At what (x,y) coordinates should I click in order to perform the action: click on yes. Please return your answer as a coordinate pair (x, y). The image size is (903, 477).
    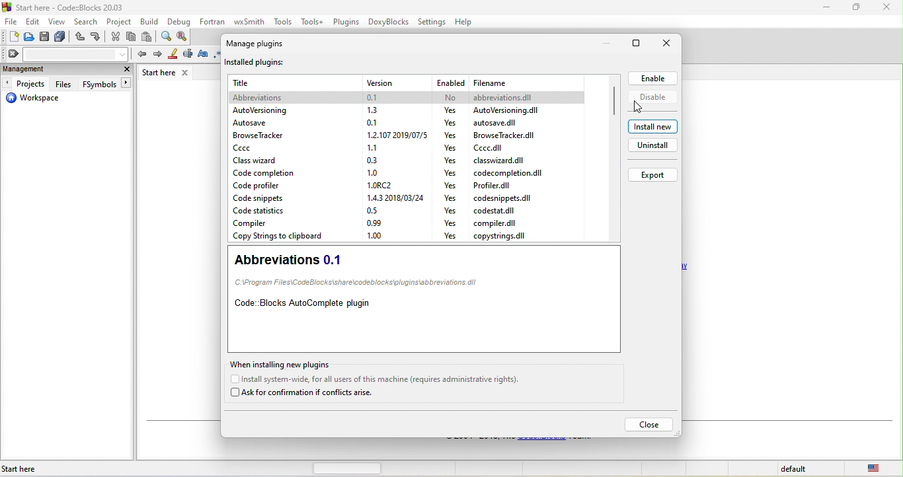
    Looking at the image, I should click on (450, 110).